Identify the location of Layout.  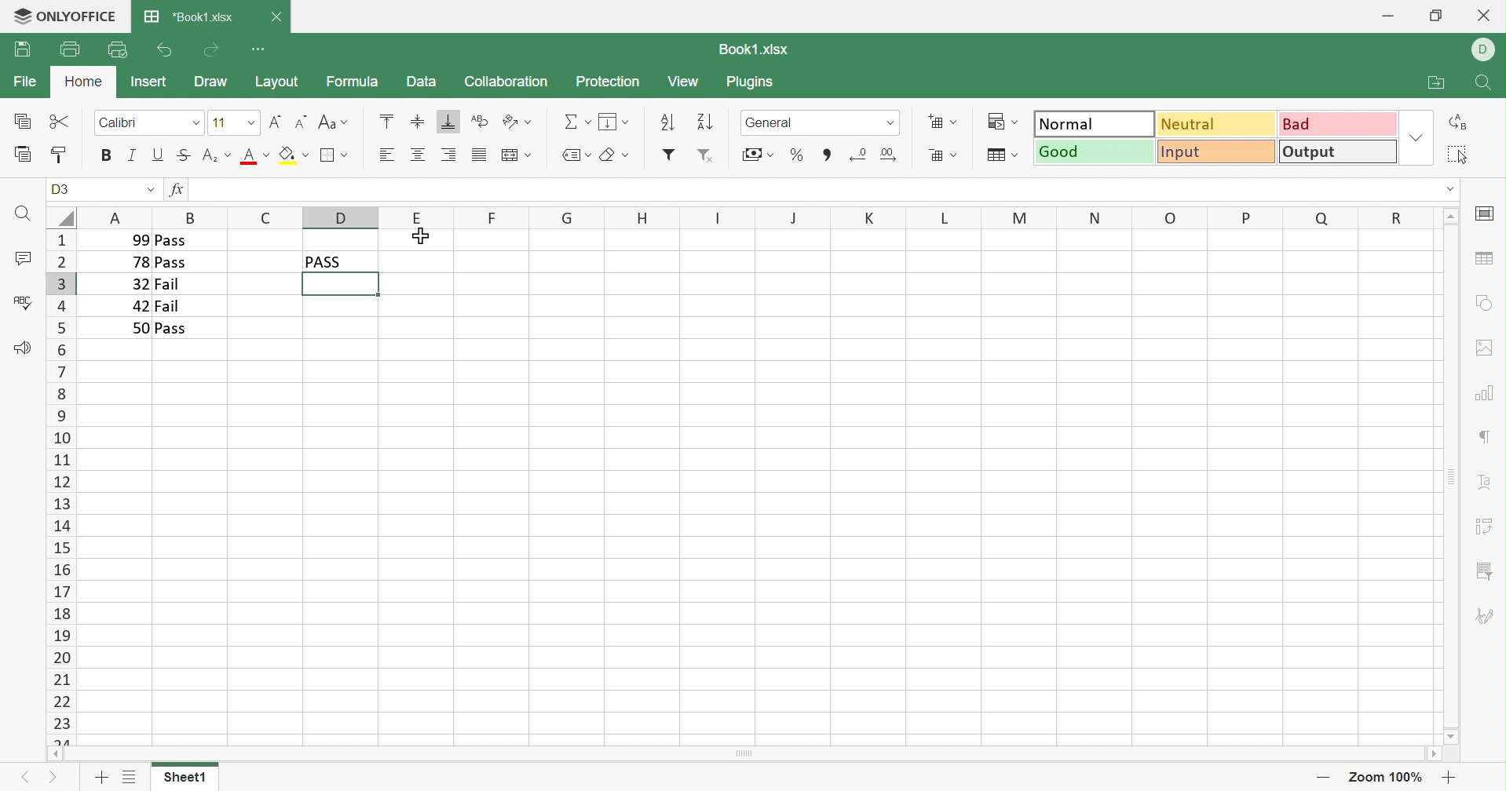
(277, 82).